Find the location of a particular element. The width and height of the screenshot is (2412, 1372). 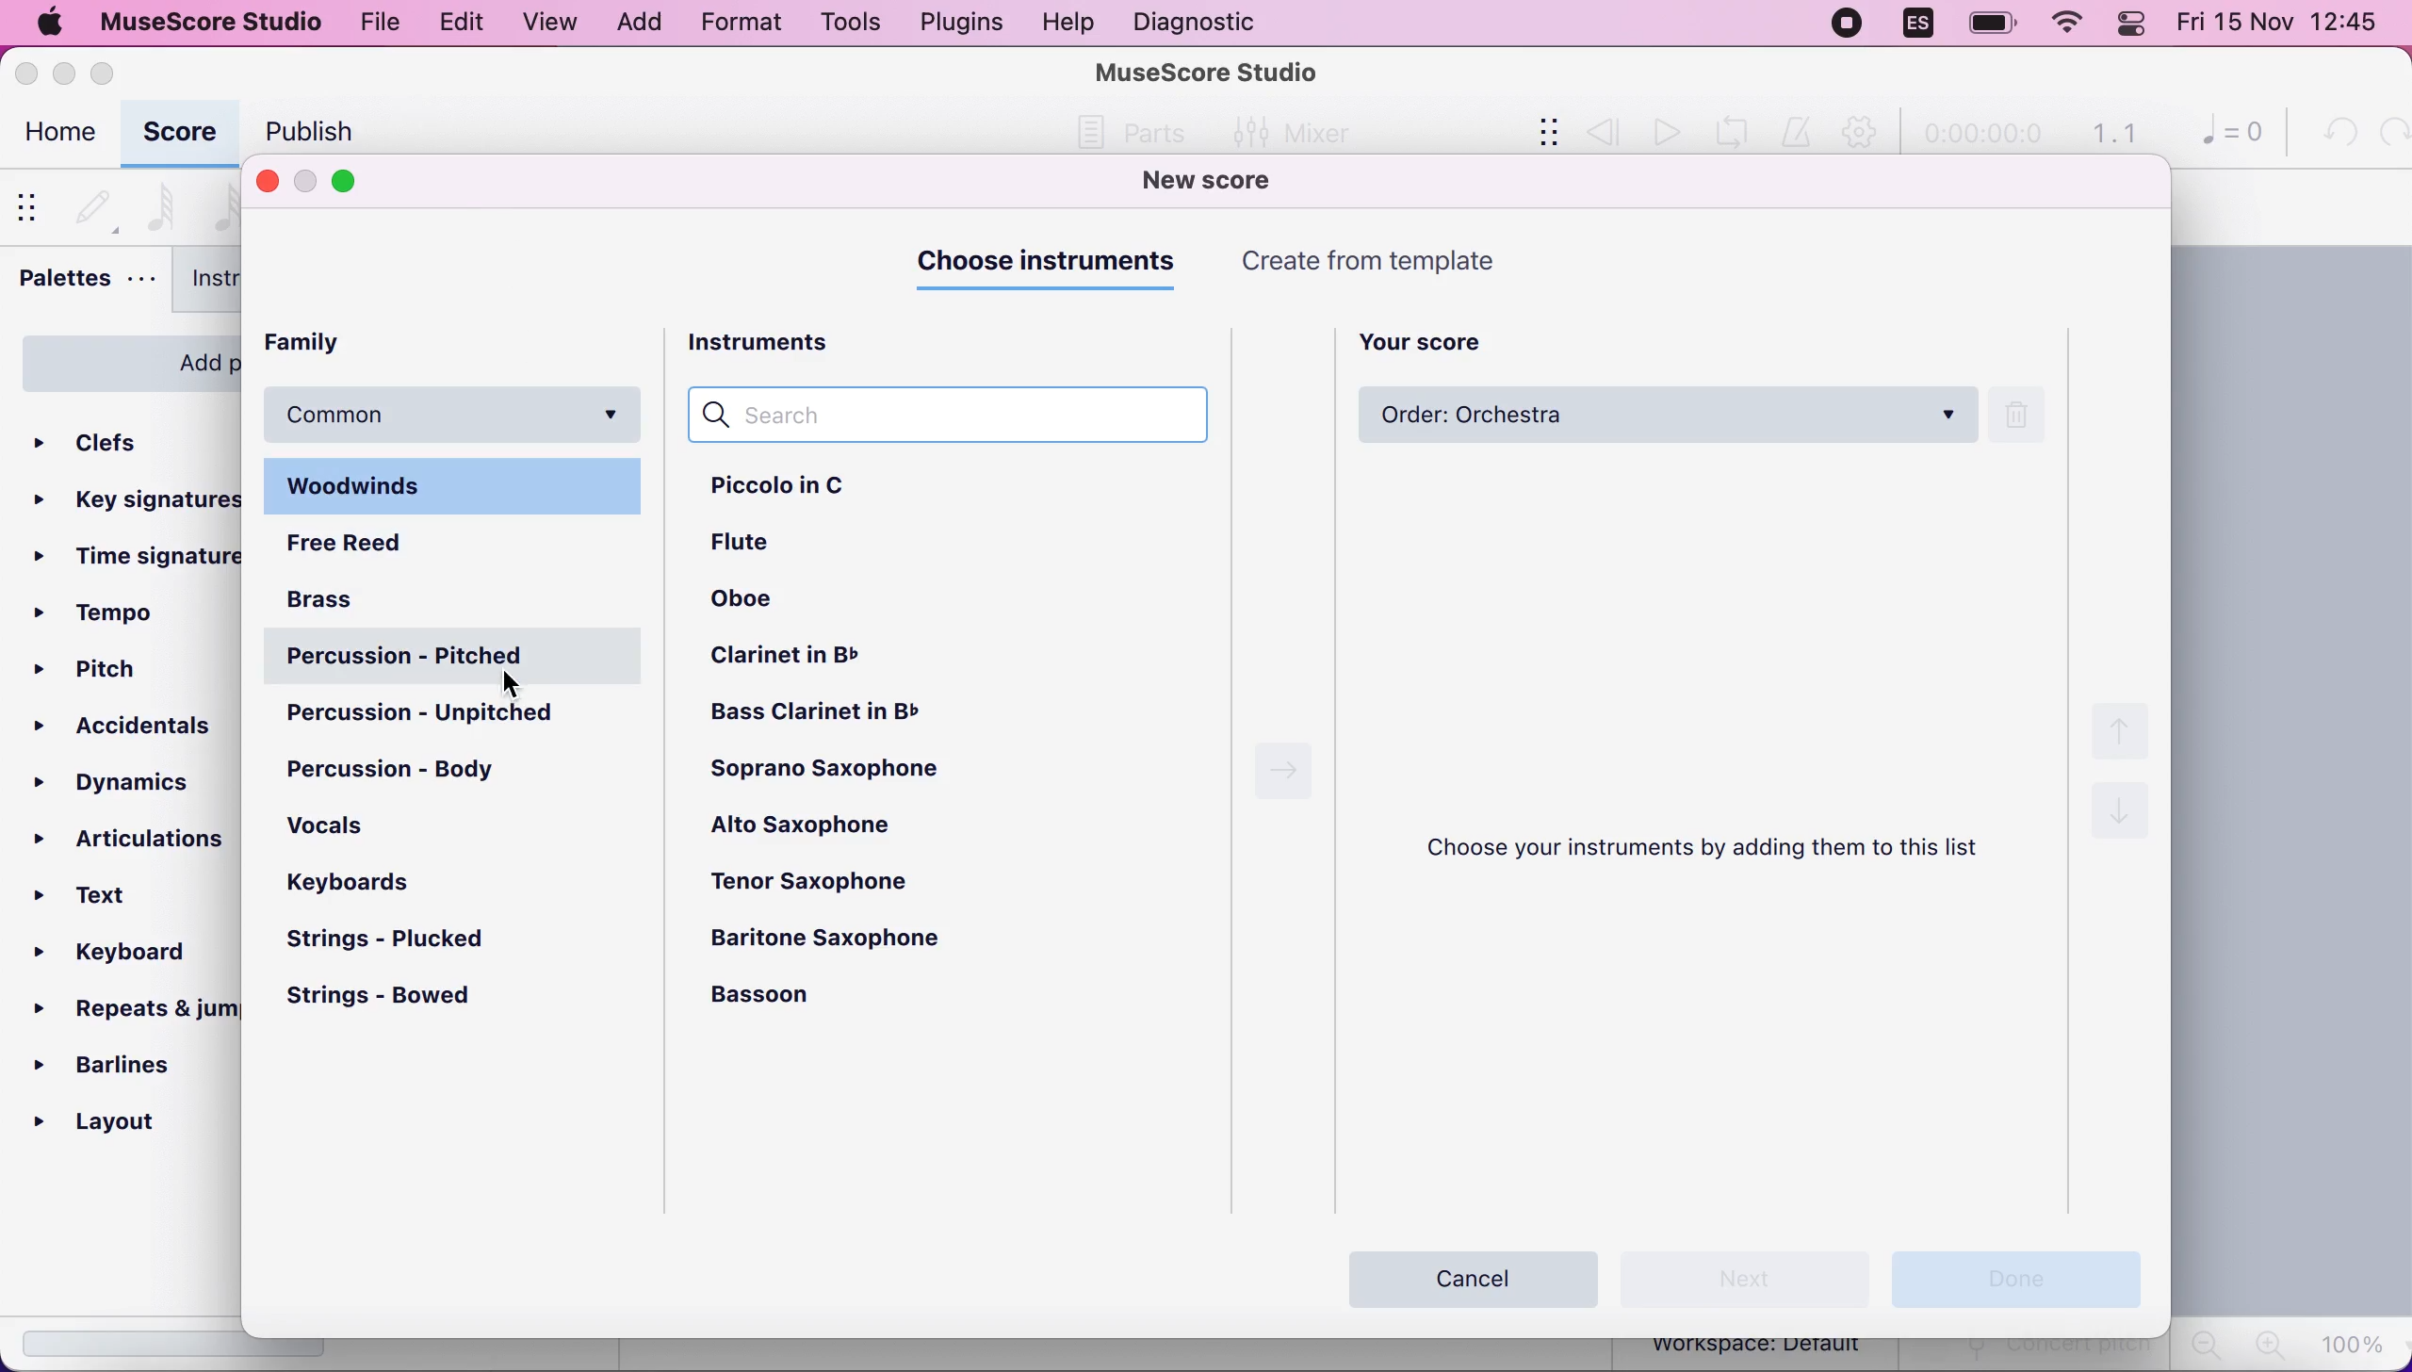

recording stopped is located at coordinates (1845, 24).